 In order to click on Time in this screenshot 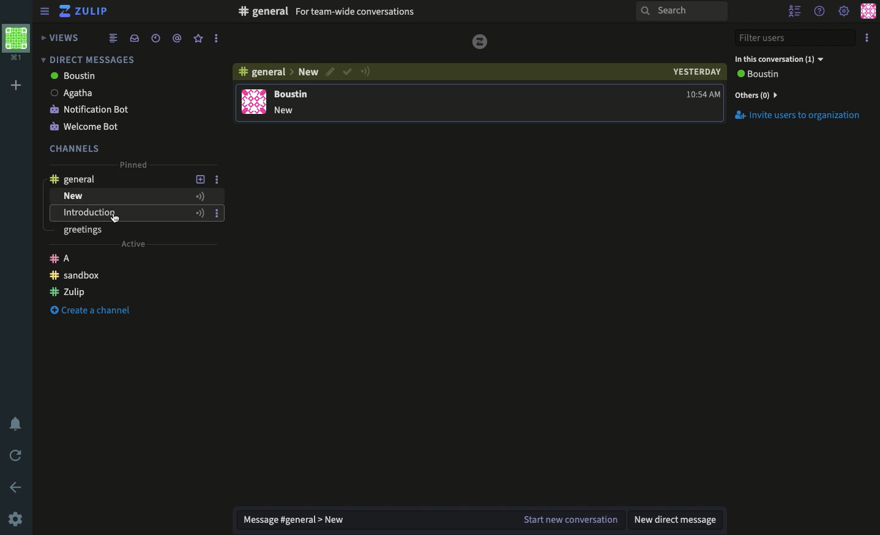, I will do `click(154, 38)`.